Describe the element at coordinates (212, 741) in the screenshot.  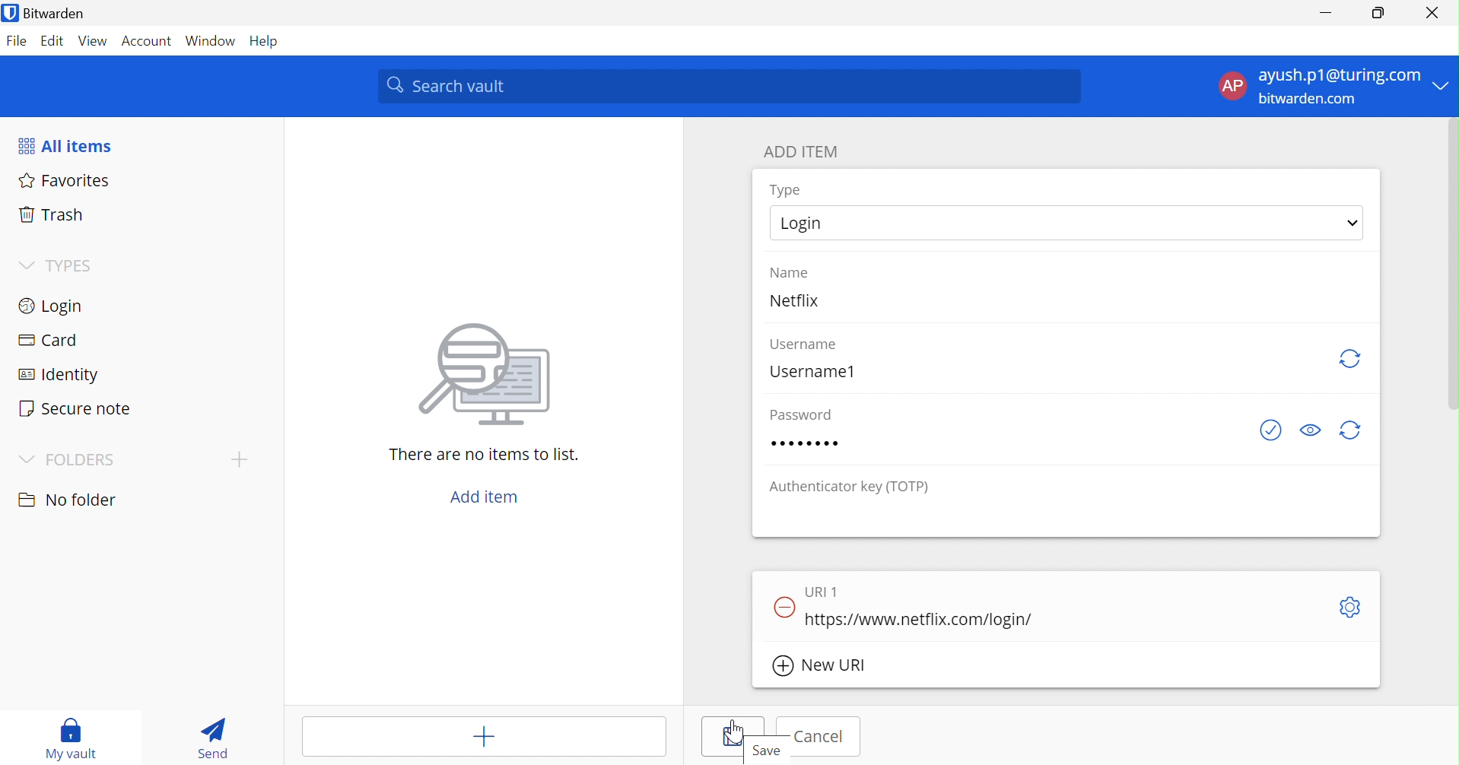
I see `Send` at that location.